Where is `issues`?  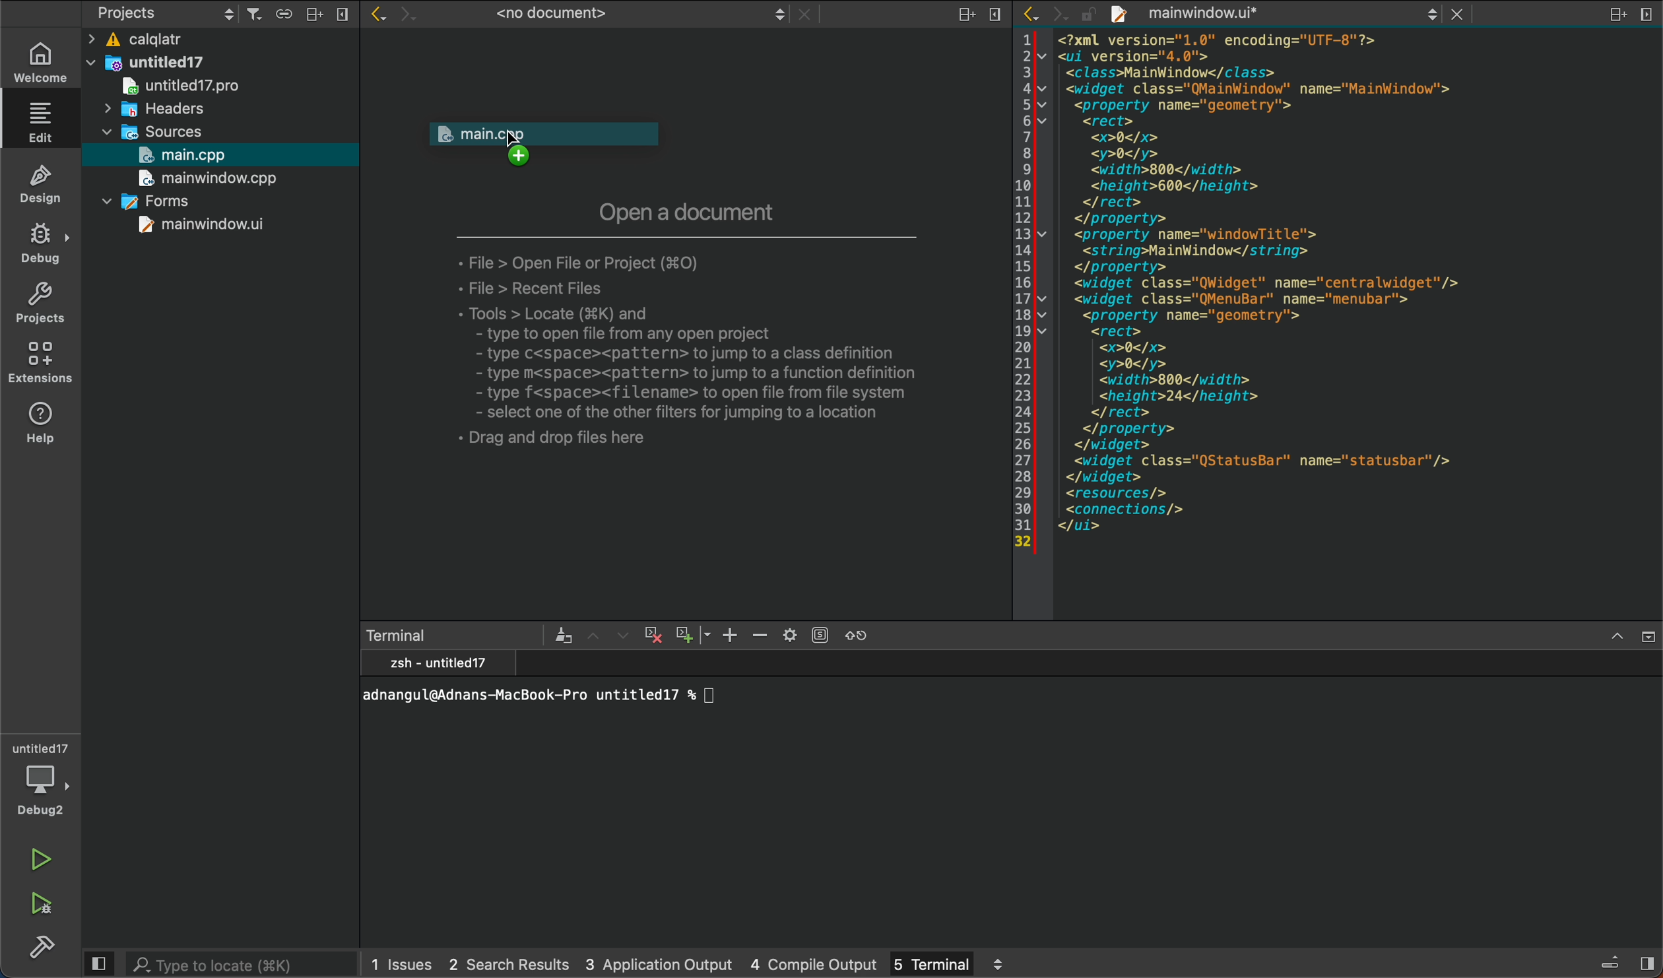
issues is located at coordinates (403, 963).